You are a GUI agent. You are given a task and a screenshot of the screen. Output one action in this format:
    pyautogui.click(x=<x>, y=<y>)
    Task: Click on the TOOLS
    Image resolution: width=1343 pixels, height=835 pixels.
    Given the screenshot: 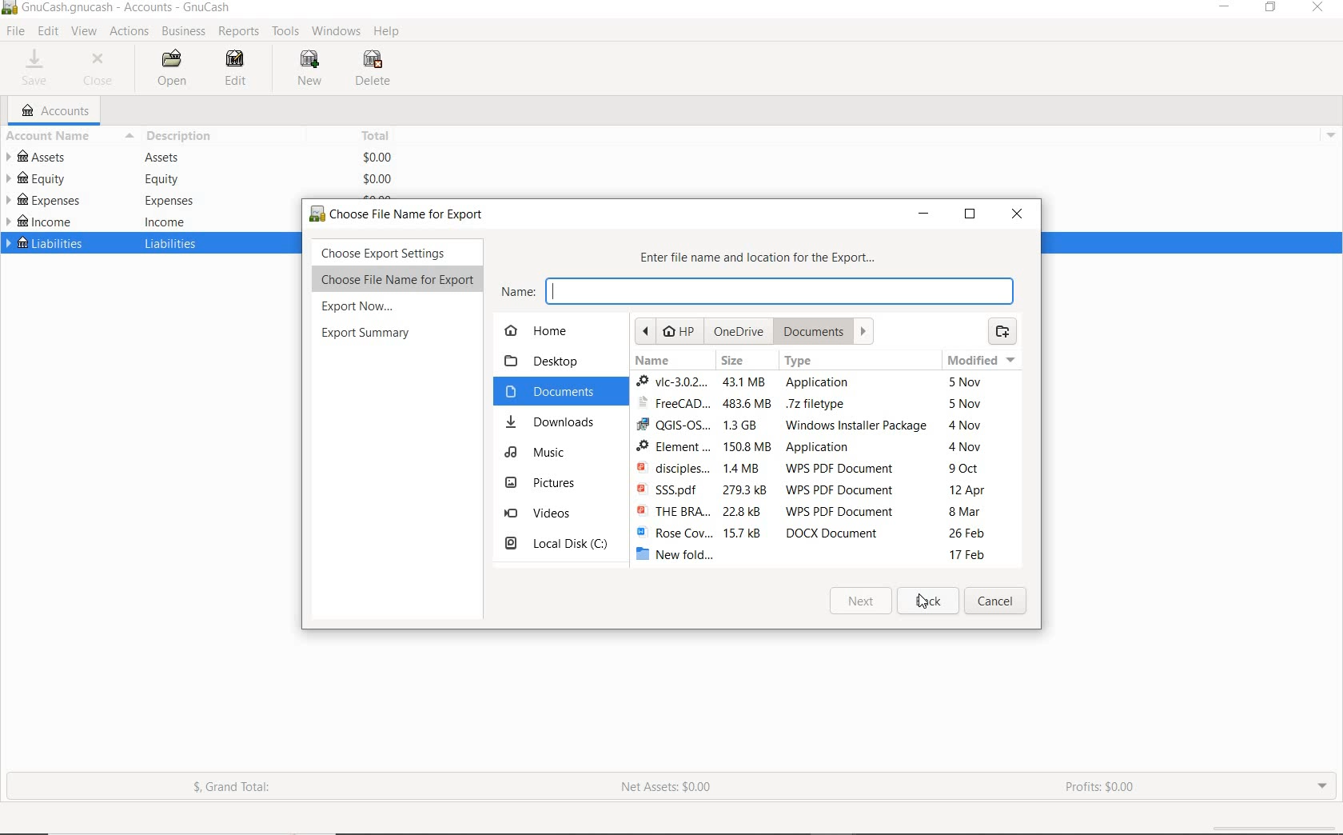 What is the action you would take?
    pyautogui.click(x=286, y=32)
    